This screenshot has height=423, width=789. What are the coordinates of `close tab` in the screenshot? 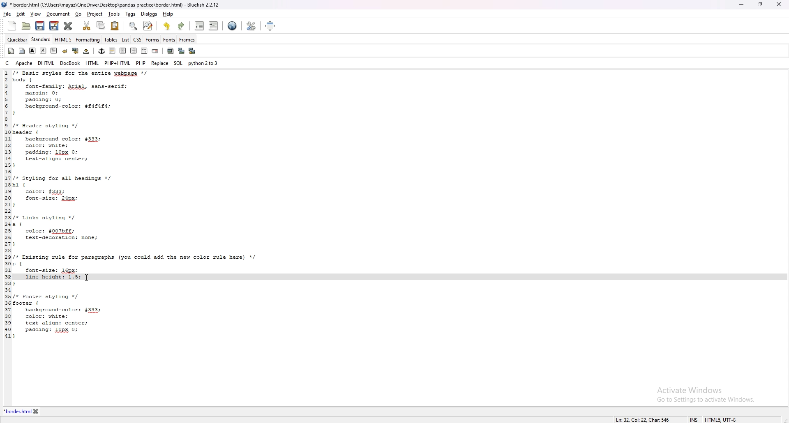 It's located at (48, 411).